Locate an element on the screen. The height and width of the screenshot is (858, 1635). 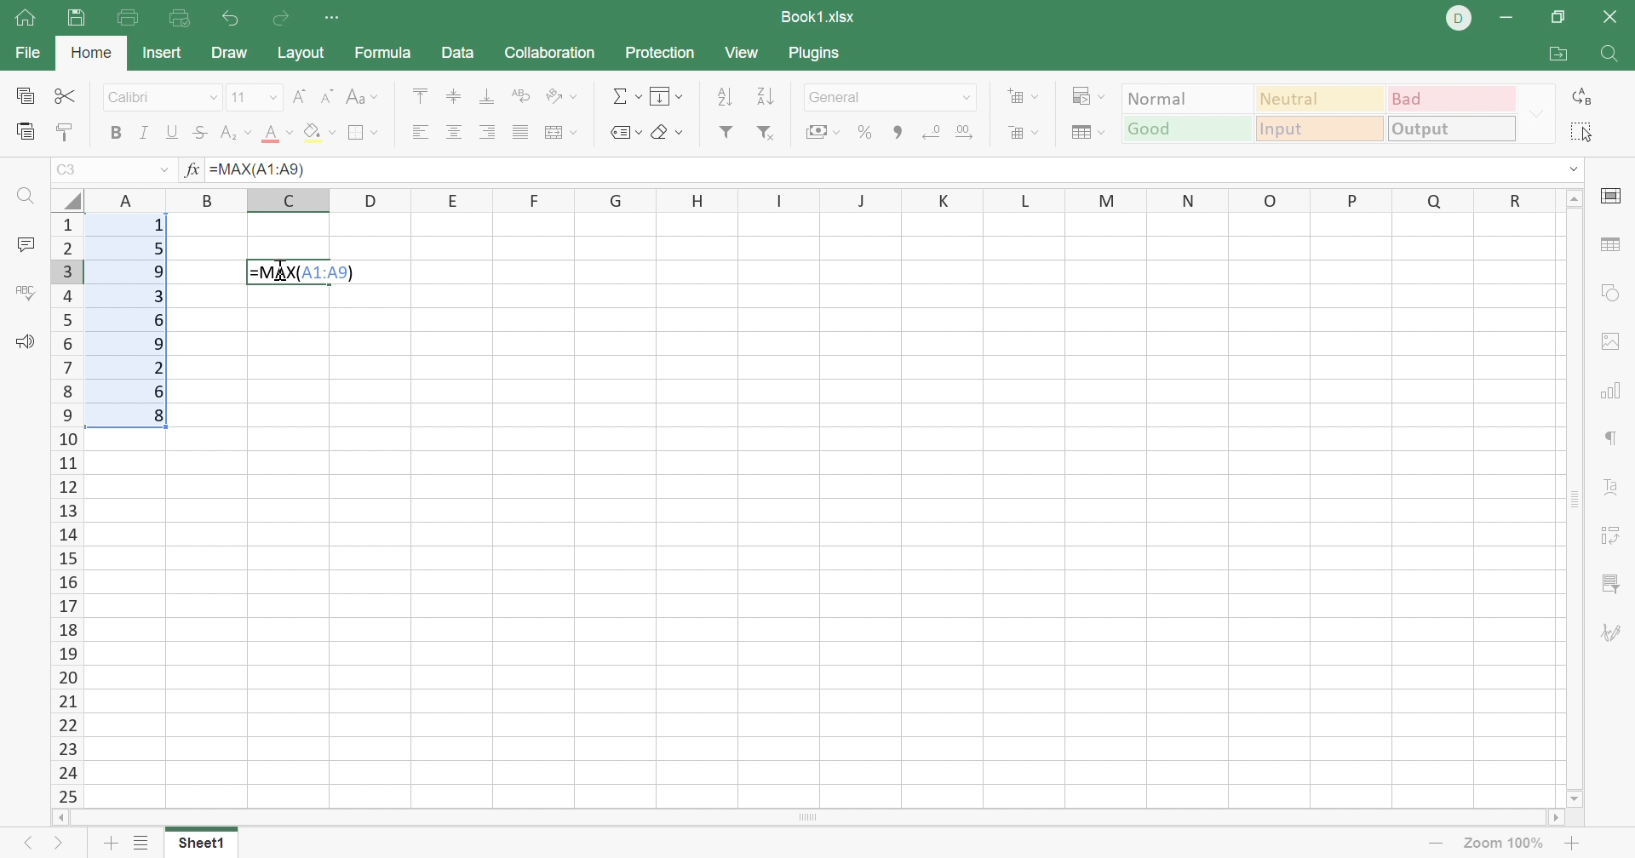
image settings is located at coordinates (1609, 342).